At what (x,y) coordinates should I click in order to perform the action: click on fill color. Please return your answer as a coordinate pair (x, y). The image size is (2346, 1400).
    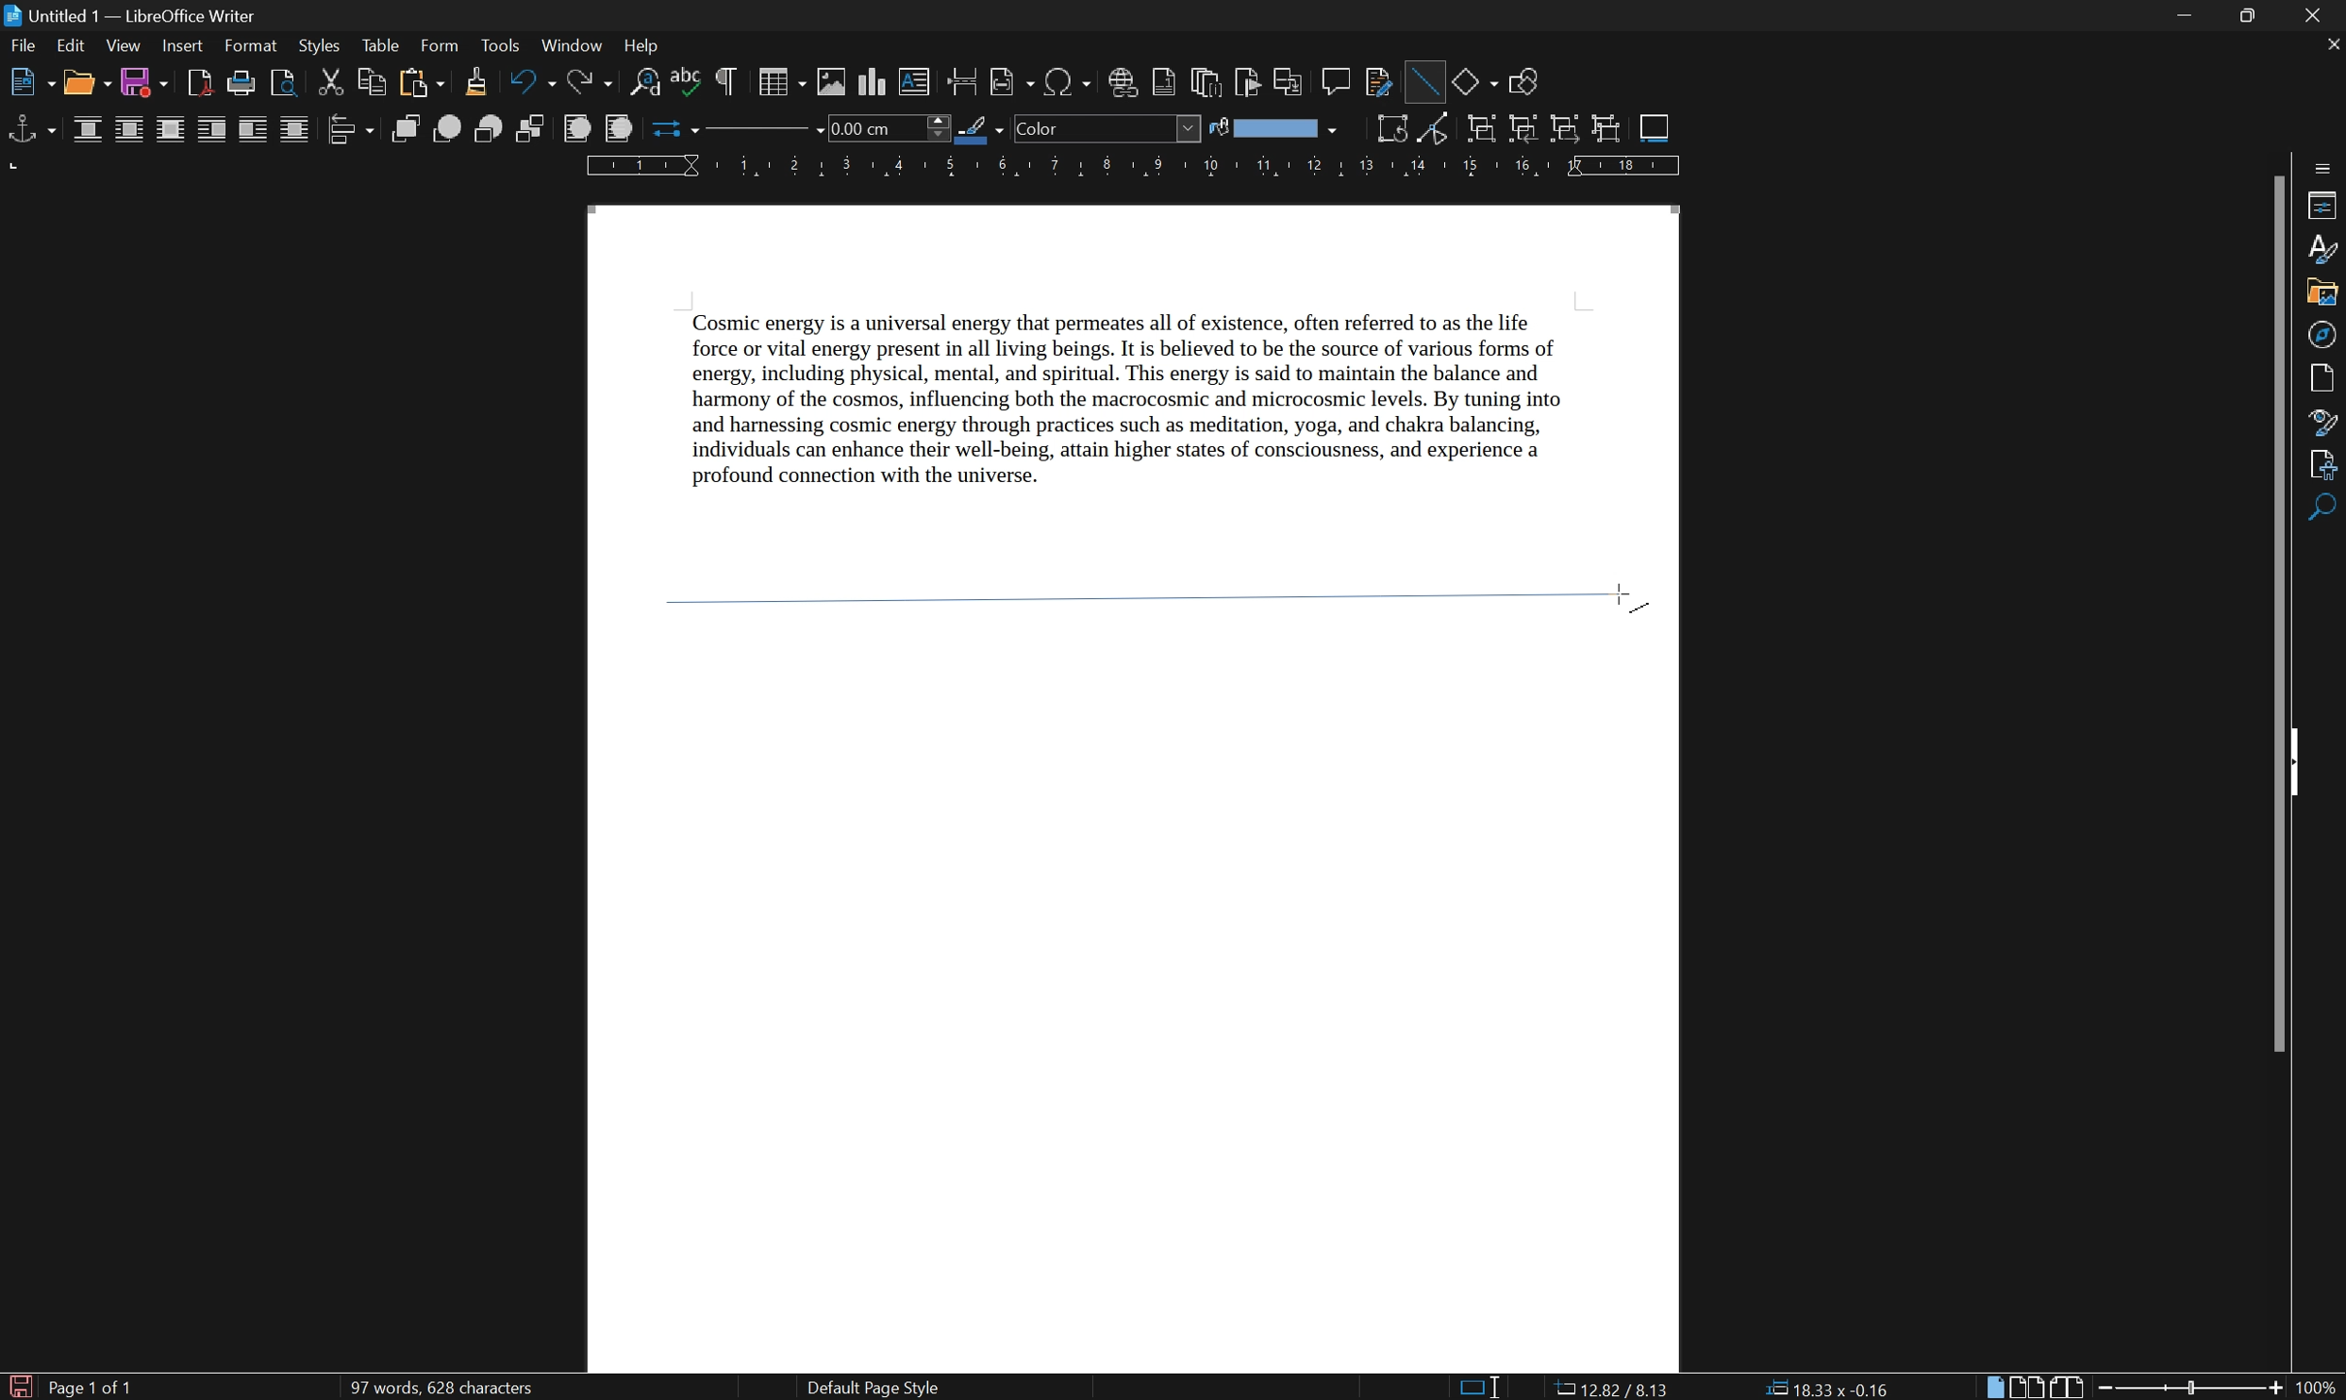
    Looking at the image, I should click on (1273, 128).